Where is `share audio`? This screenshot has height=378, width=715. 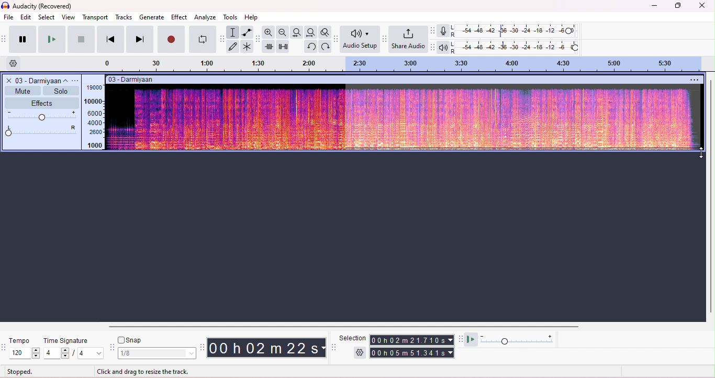 share audio is located at coordinates (409, 40).